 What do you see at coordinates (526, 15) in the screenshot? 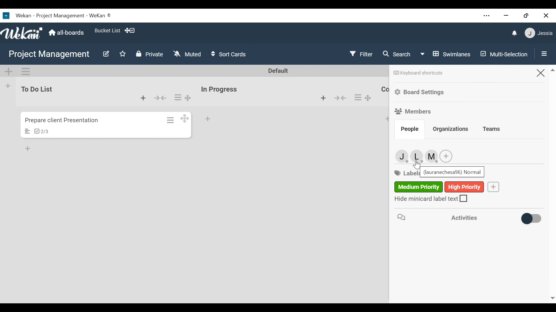
I see `Restore` at bounding box center [526, 15].